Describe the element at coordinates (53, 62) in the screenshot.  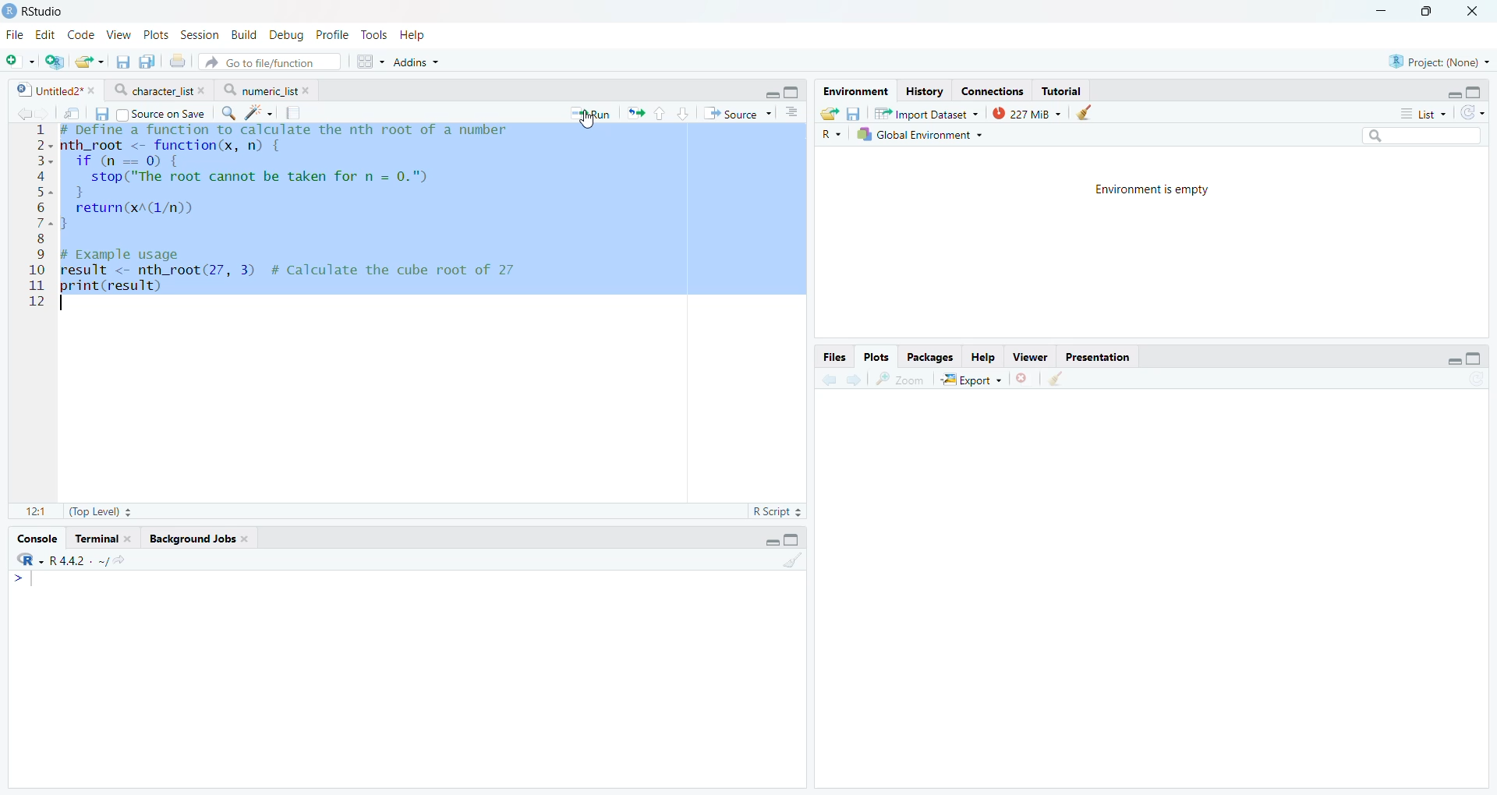
I see `Open new project` at that location.